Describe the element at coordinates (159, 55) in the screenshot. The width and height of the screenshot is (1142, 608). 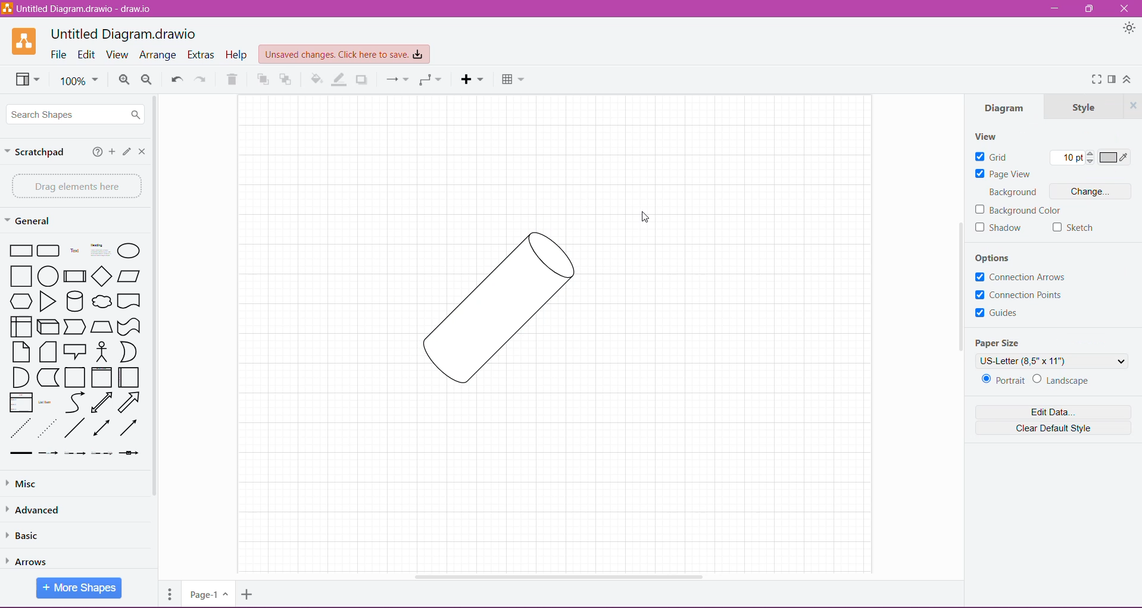
I see `Arrange` at that location.